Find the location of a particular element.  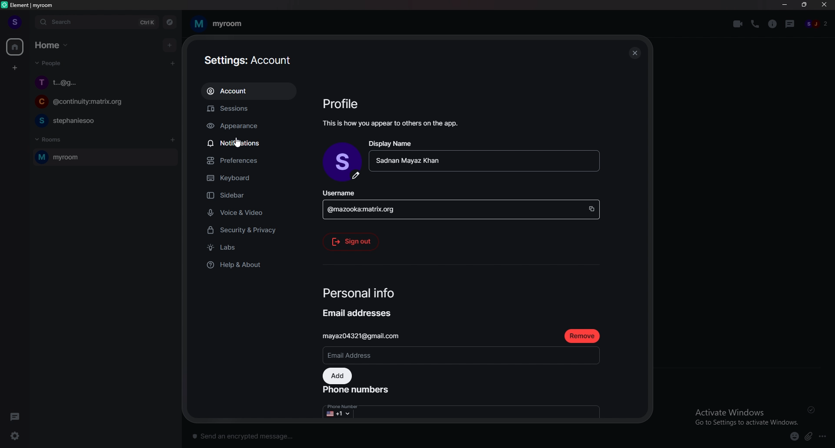

notifications is located at coordinates (247, 142).